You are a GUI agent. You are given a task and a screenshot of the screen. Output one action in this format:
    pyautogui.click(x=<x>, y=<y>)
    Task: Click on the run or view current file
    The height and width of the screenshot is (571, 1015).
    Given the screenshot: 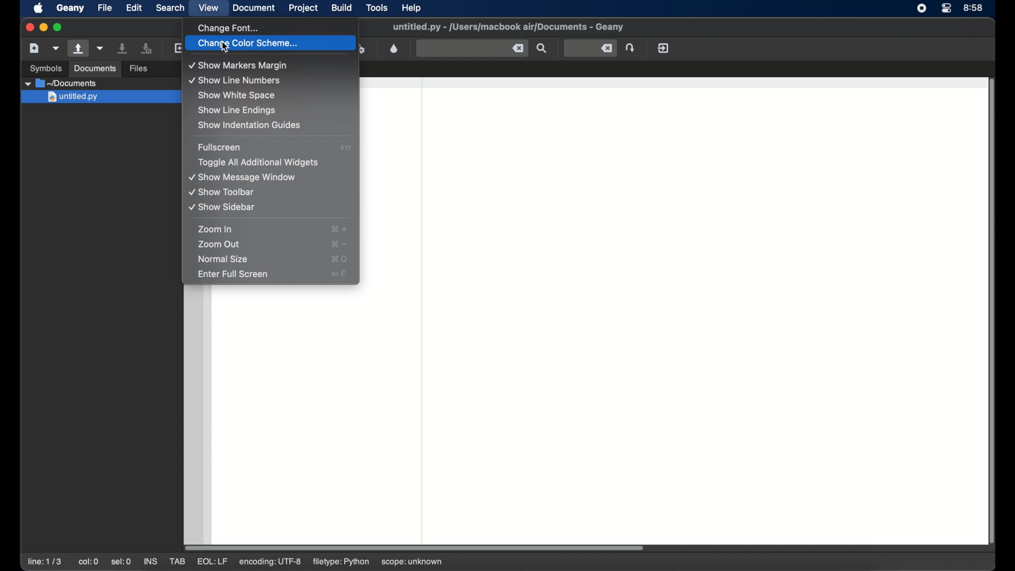 What is the action you would take?
    pyautogui.click(x=361, y=49)
    